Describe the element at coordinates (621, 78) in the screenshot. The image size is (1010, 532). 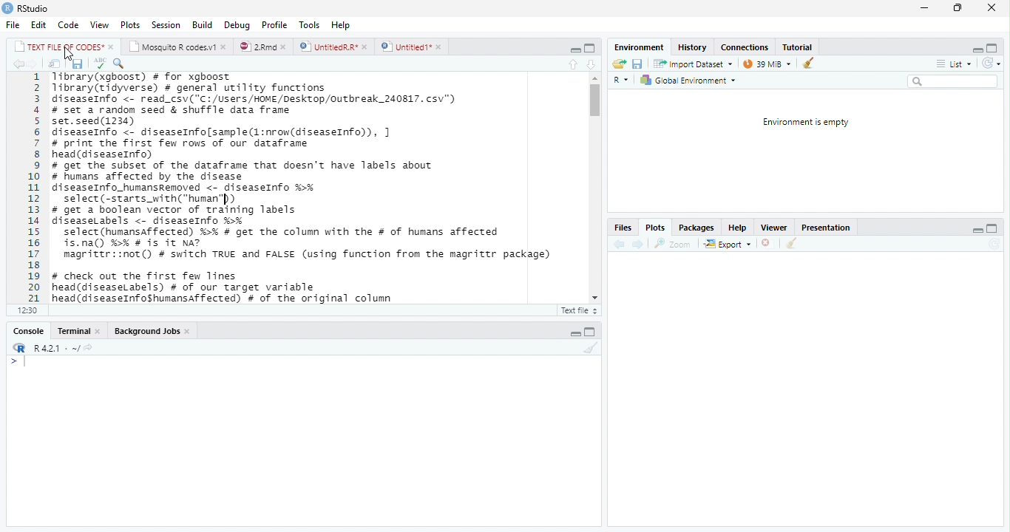
I see `R` at that location.